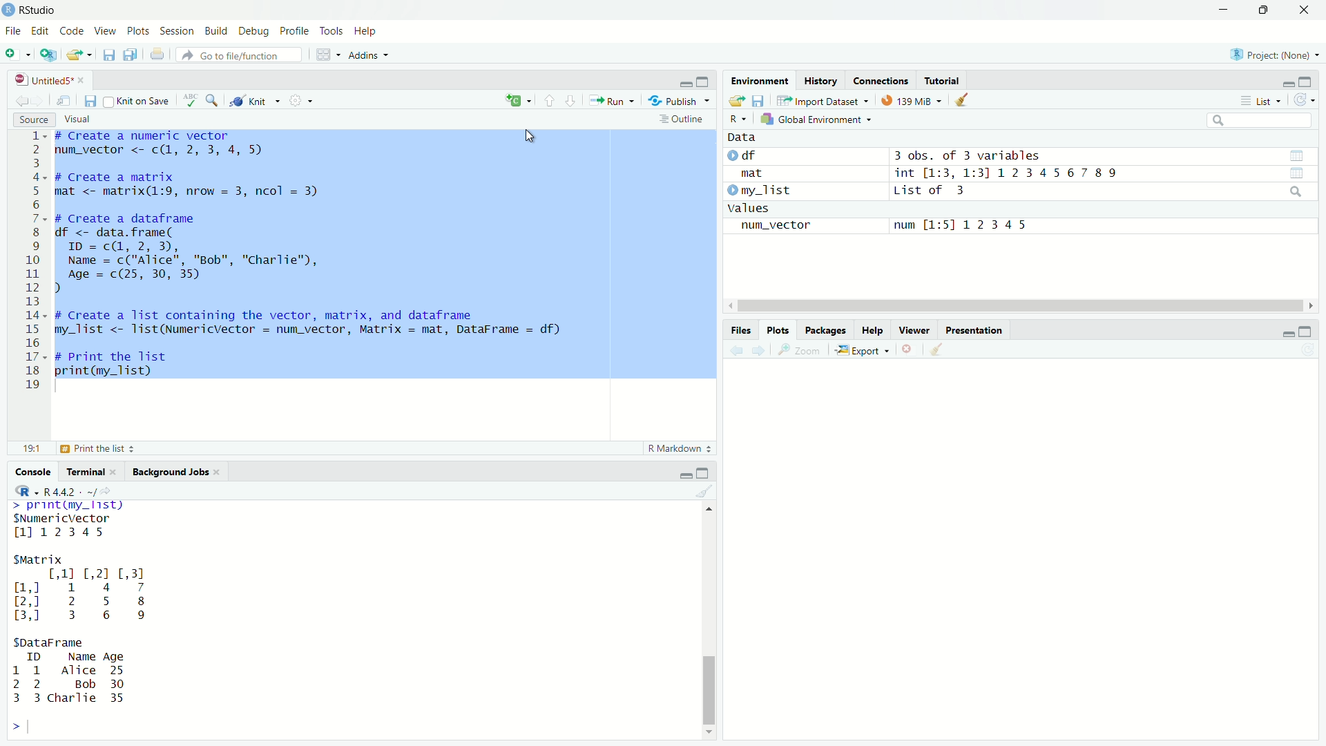 The image size is (1326, 746). I want to click on Build, so click(218, 30).